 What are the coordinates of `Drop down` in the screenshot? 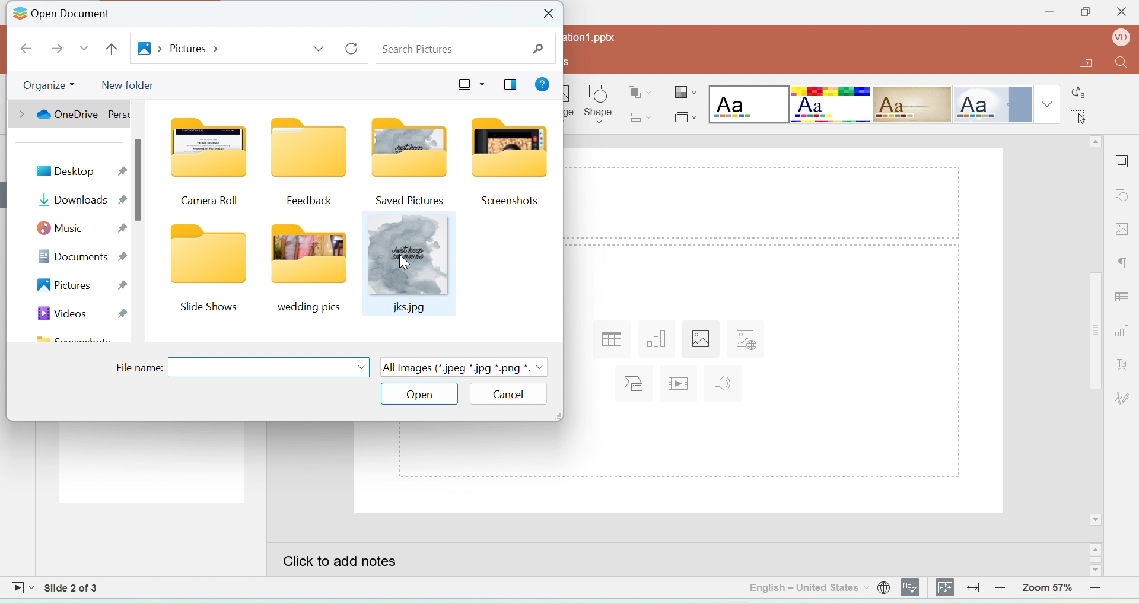 It's located at (1048, 104).